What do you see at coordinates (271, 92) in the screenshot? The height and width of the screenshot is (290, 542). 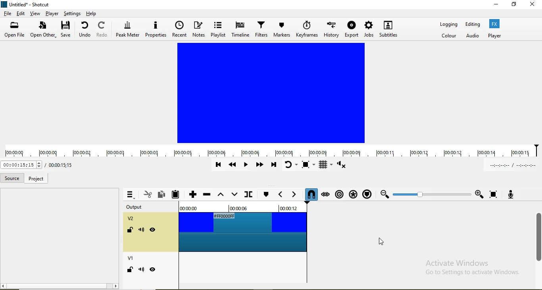 I see `video preview` at bounding box center [271, 92].